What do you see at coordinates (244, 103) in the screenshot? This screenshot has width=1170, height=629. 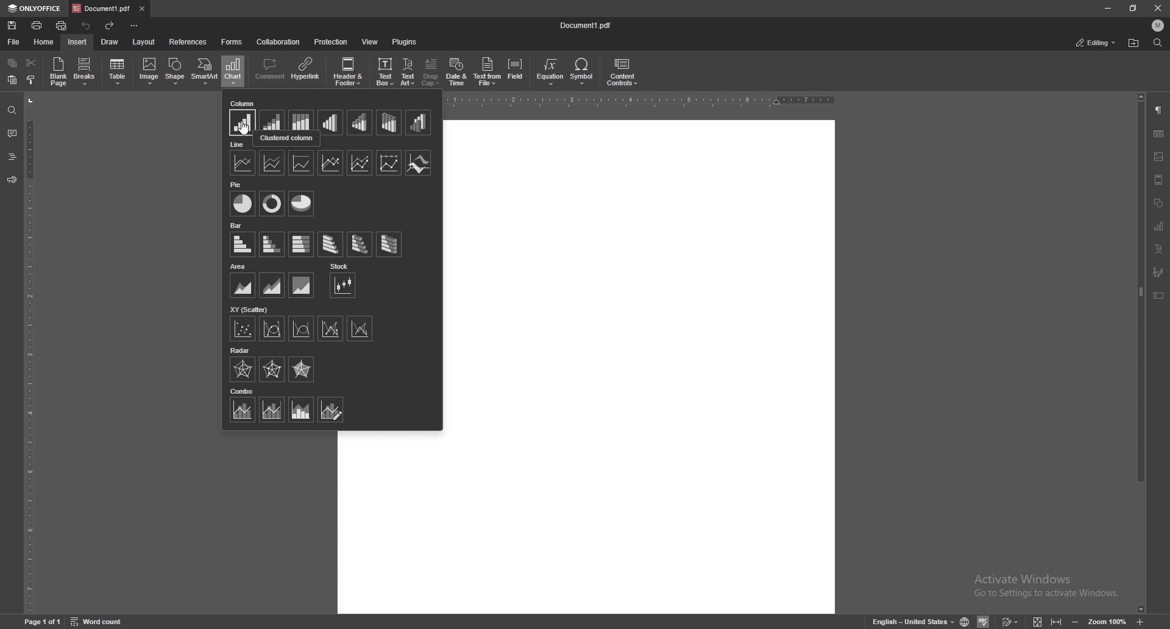 I see `column ` at bounding box center [244, 103].